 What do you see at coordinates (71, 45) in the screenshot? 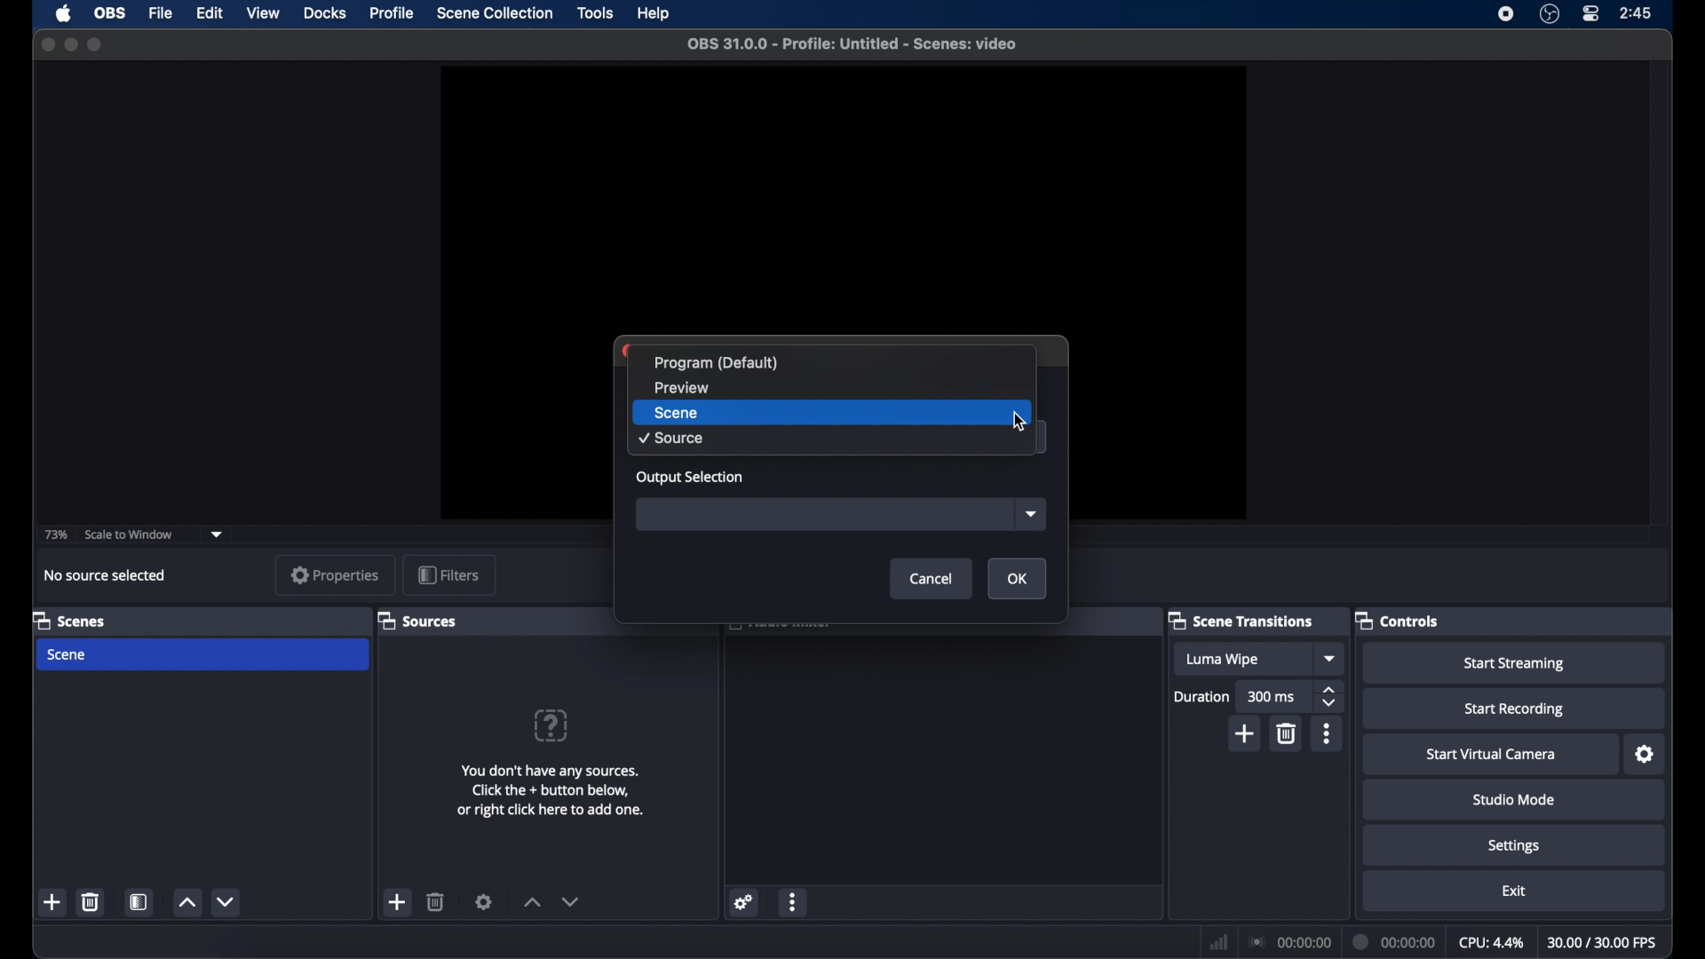
I see `minimize` at bounding box center [71, 45].